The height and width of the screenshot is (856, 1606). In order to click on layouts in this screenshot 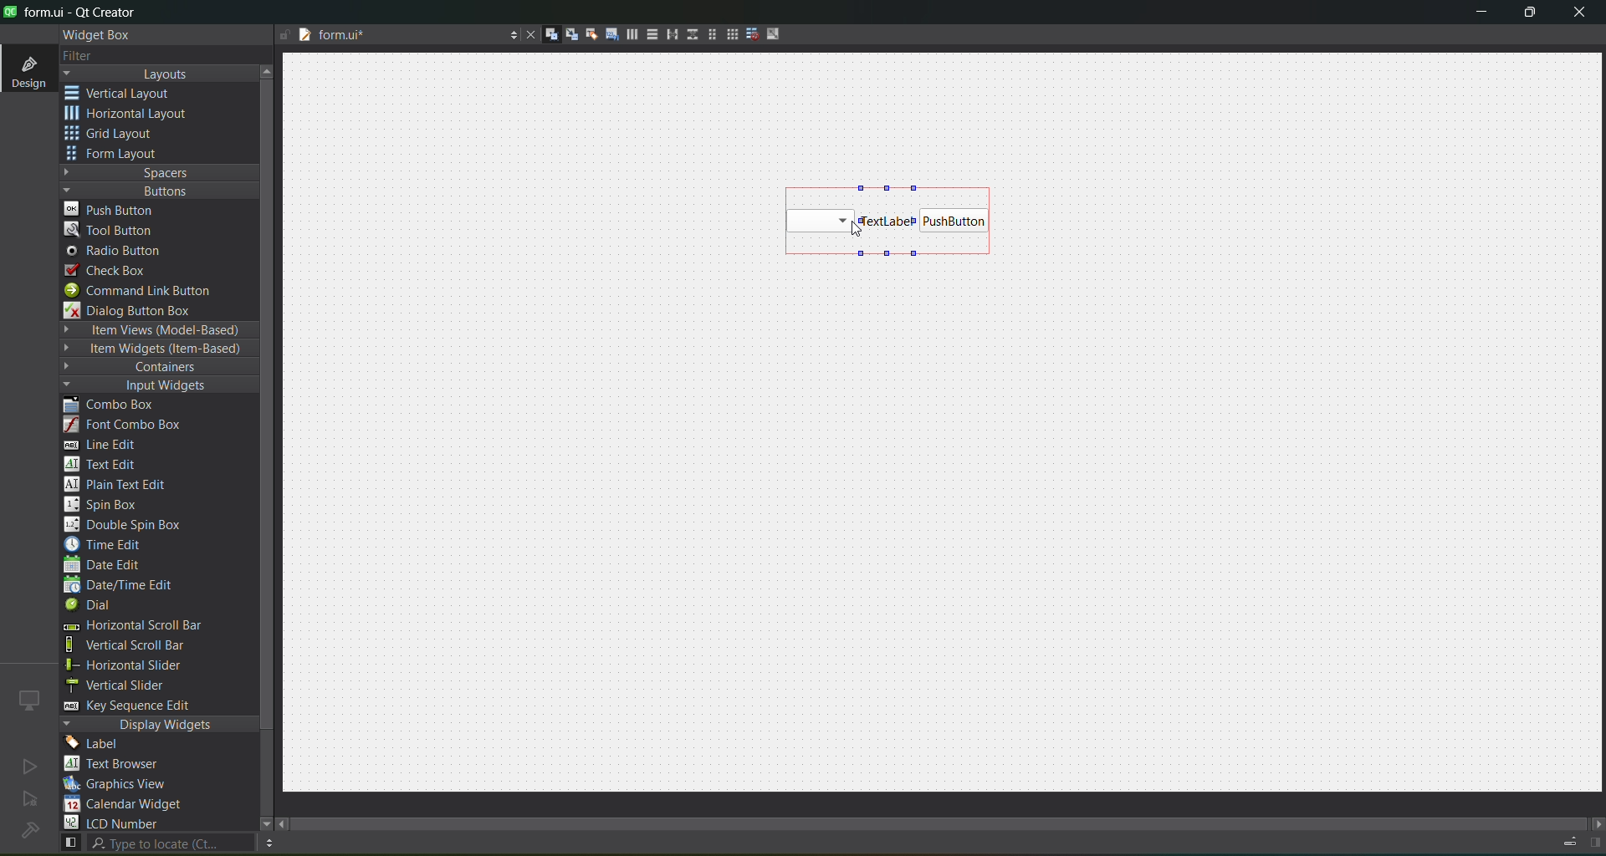, I will do `click(159, 74)`.